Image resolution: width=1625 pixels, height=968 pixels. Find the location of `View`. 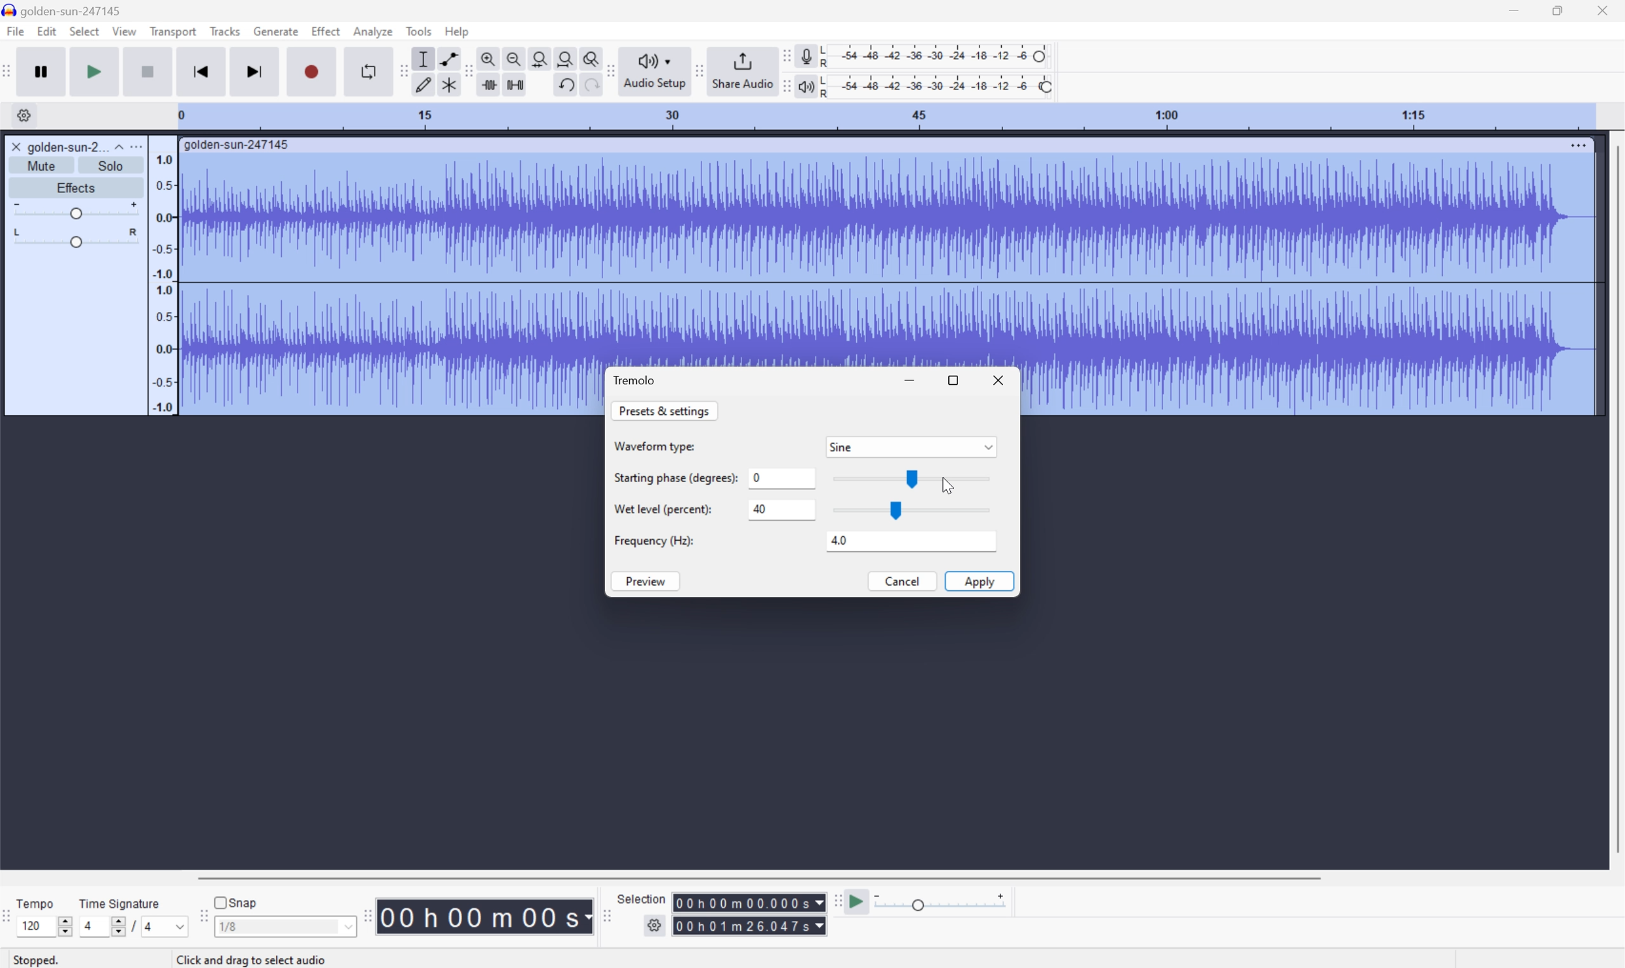

View is located at coordinates (125, 32).